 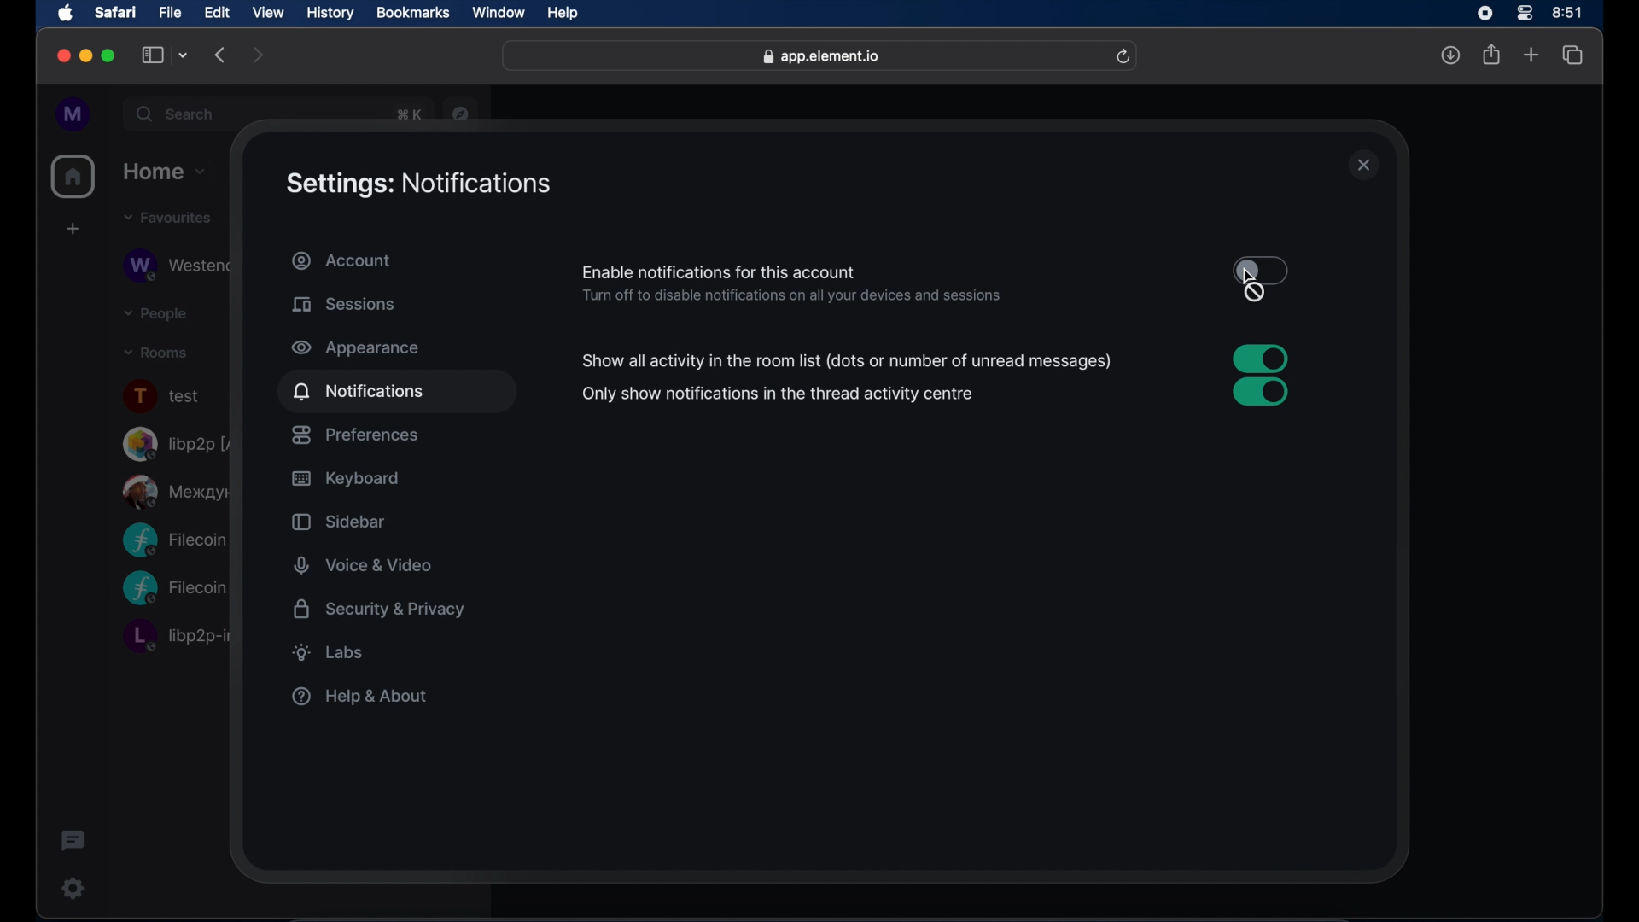 I want to click on control center, so click(x=1524, y=14).